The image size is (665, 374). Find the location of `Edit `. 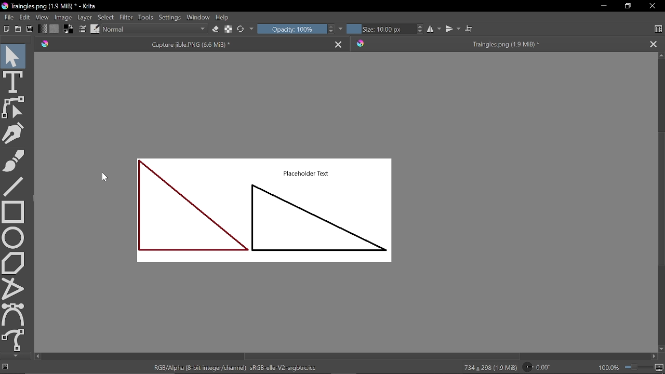

Edit  is located at coordinates (26, 18).